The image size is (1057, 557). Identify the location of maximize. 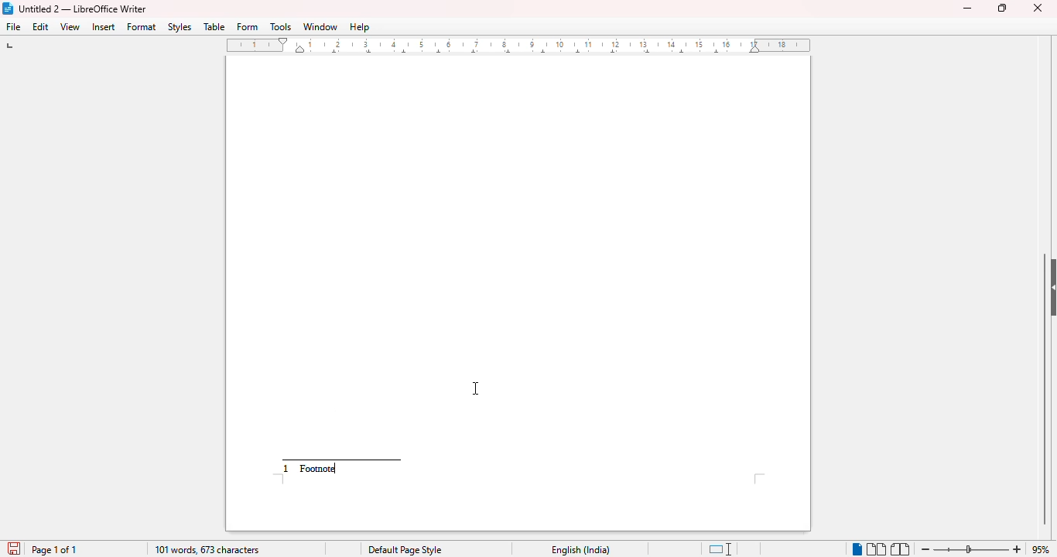
(1002, 8).